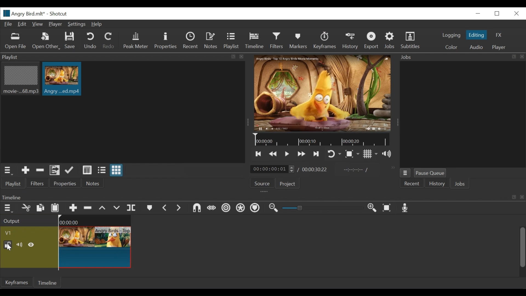 The height and width of the screenshot is (296, 526). I want to click on Timeline, so click(263, 196).